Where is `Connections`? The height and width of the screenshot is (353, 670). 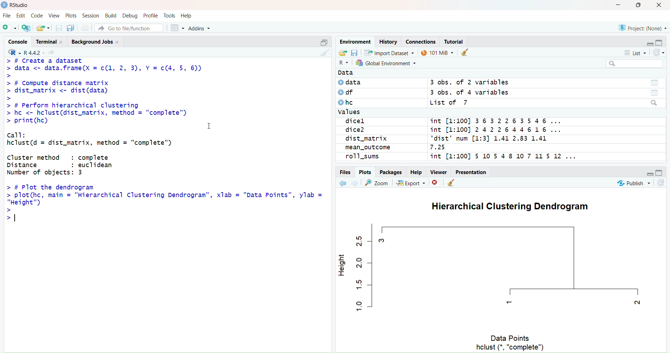 Connections is located at coordinates (420, 42).